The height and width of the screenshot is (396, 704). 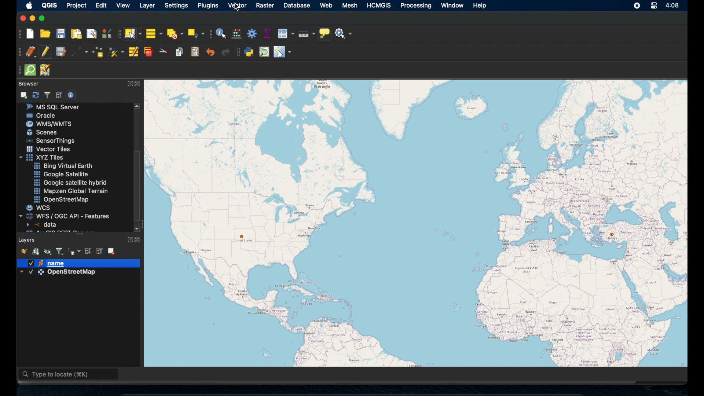 I want to click on style manager, so click(x=106, y=33).